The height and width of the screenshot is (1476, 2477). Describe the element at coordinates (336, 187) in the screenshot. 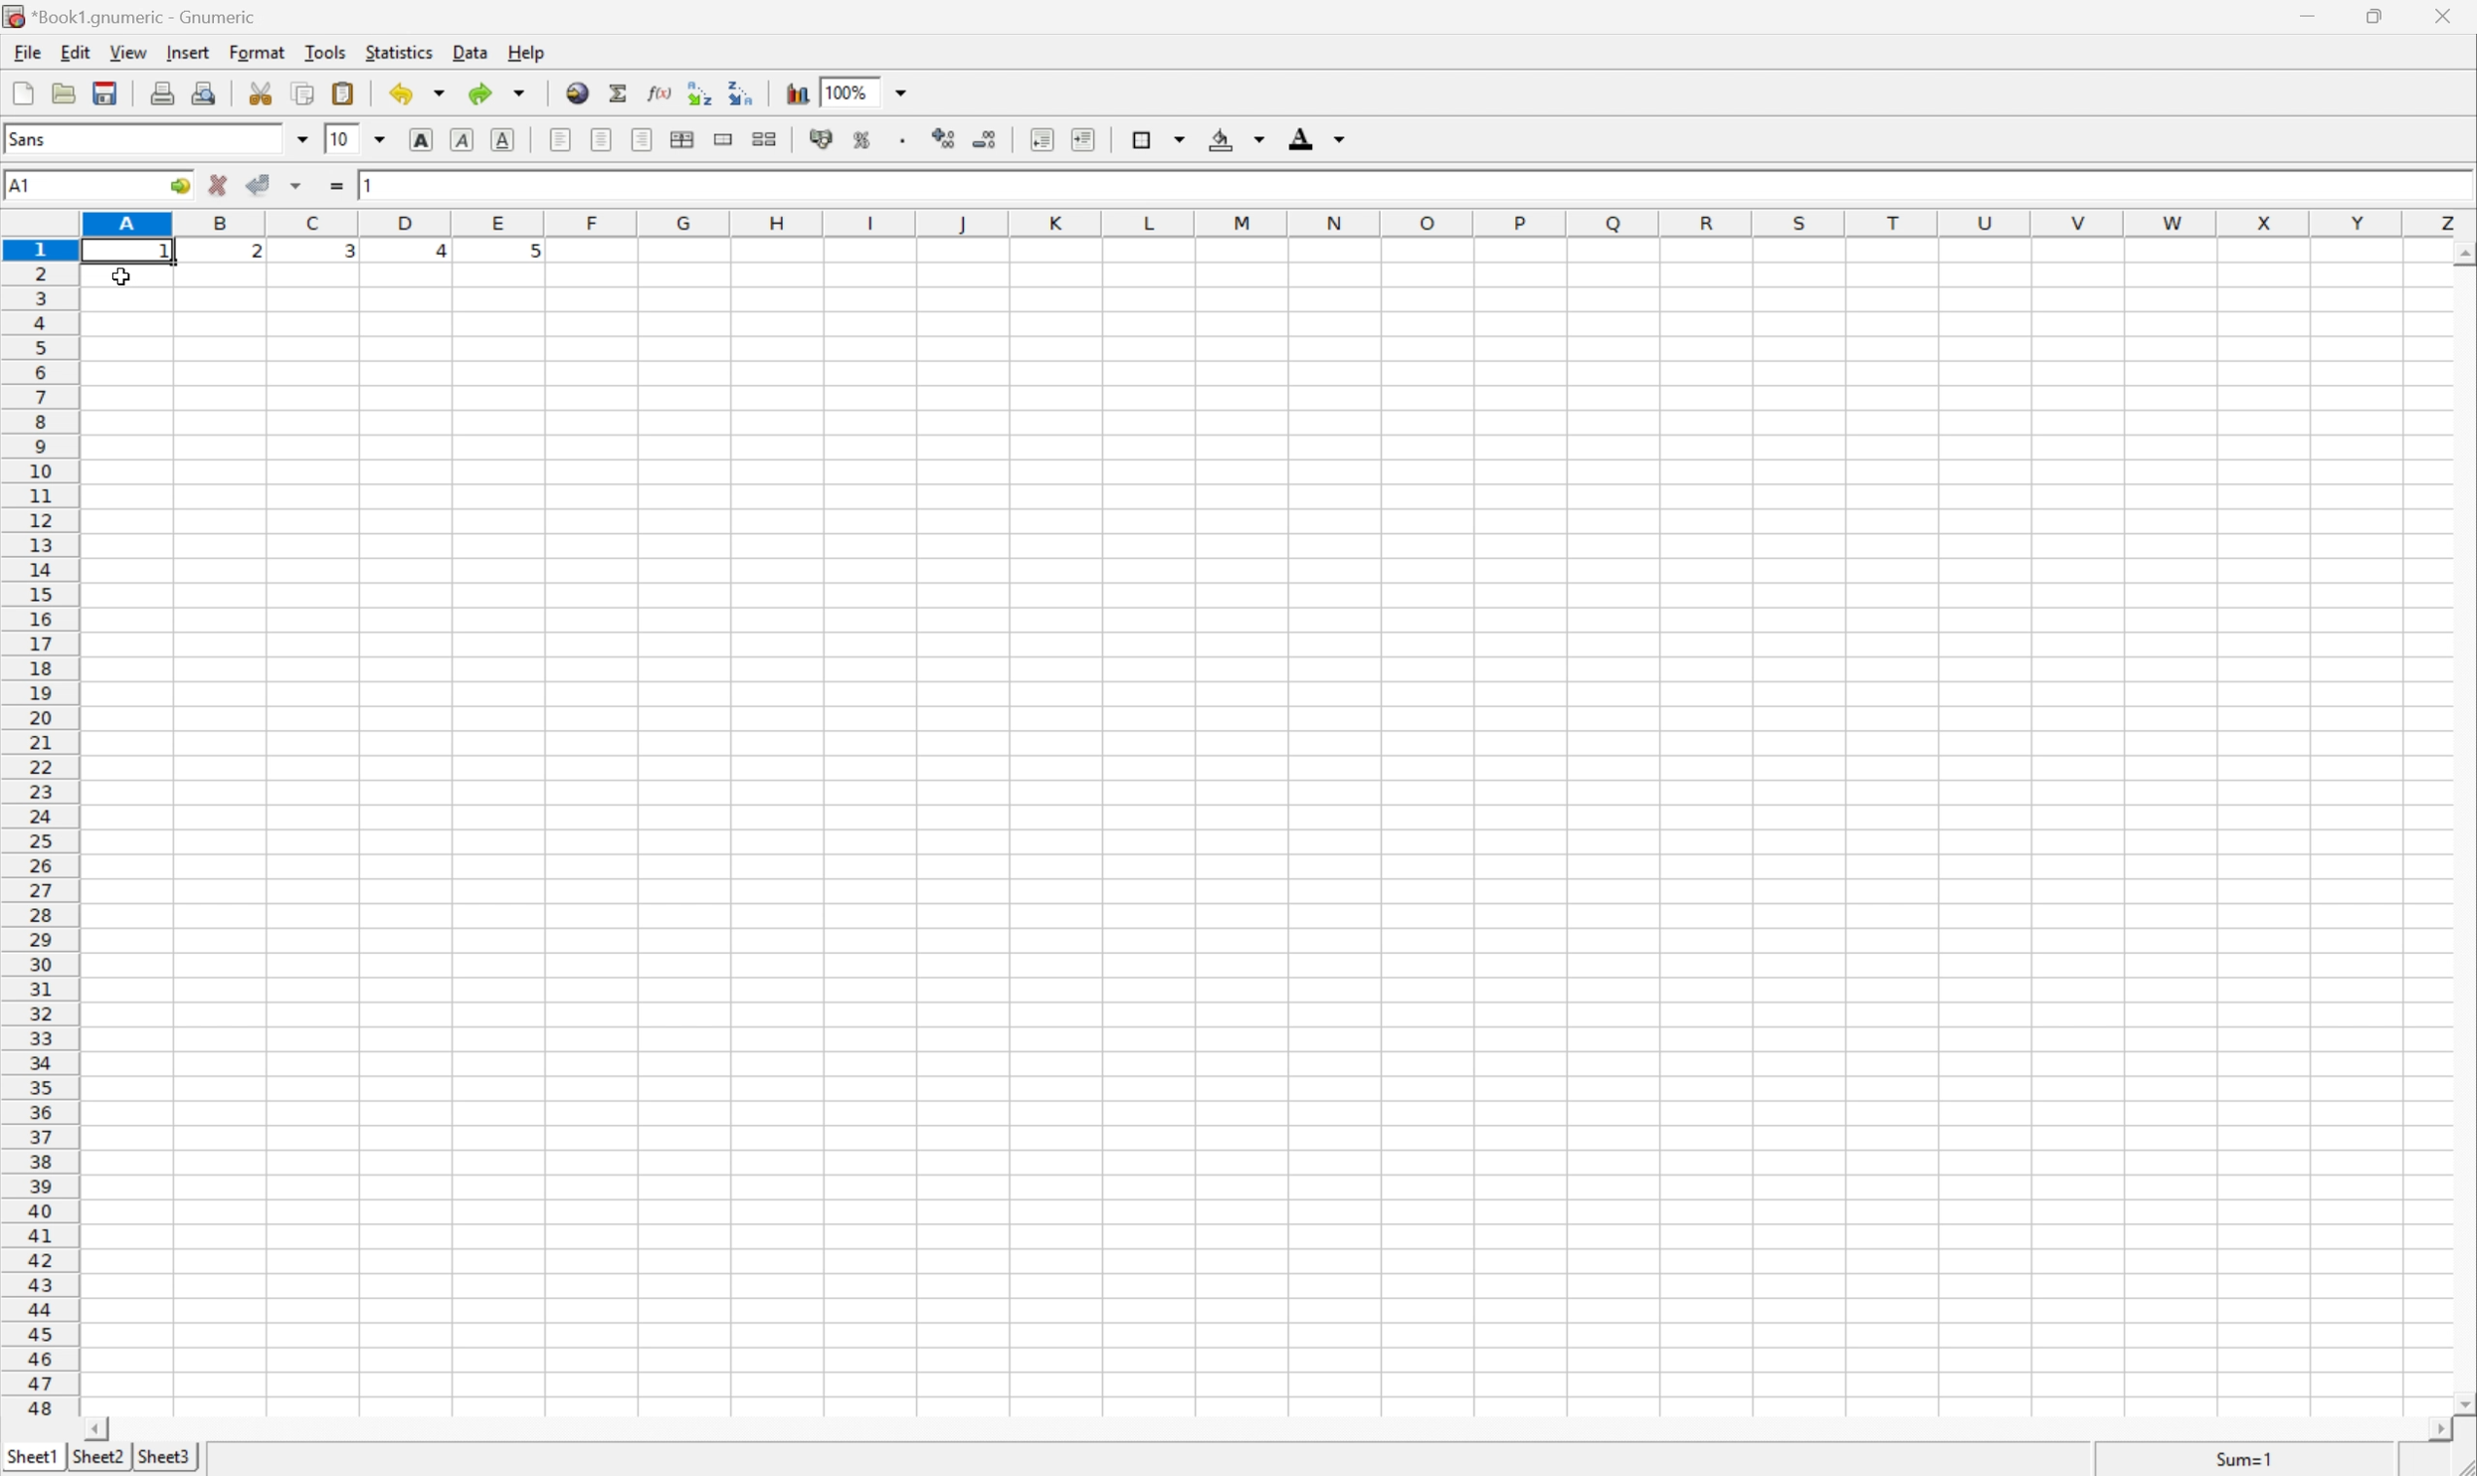

I see `enter formula` at that location.